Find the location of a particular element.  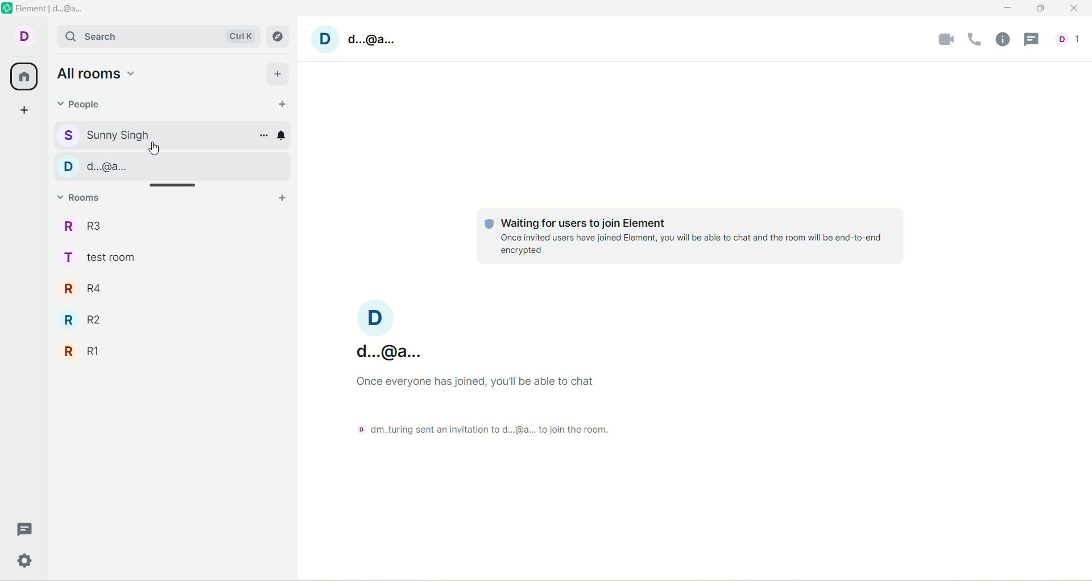

people is located at coordinates (1069, 39).